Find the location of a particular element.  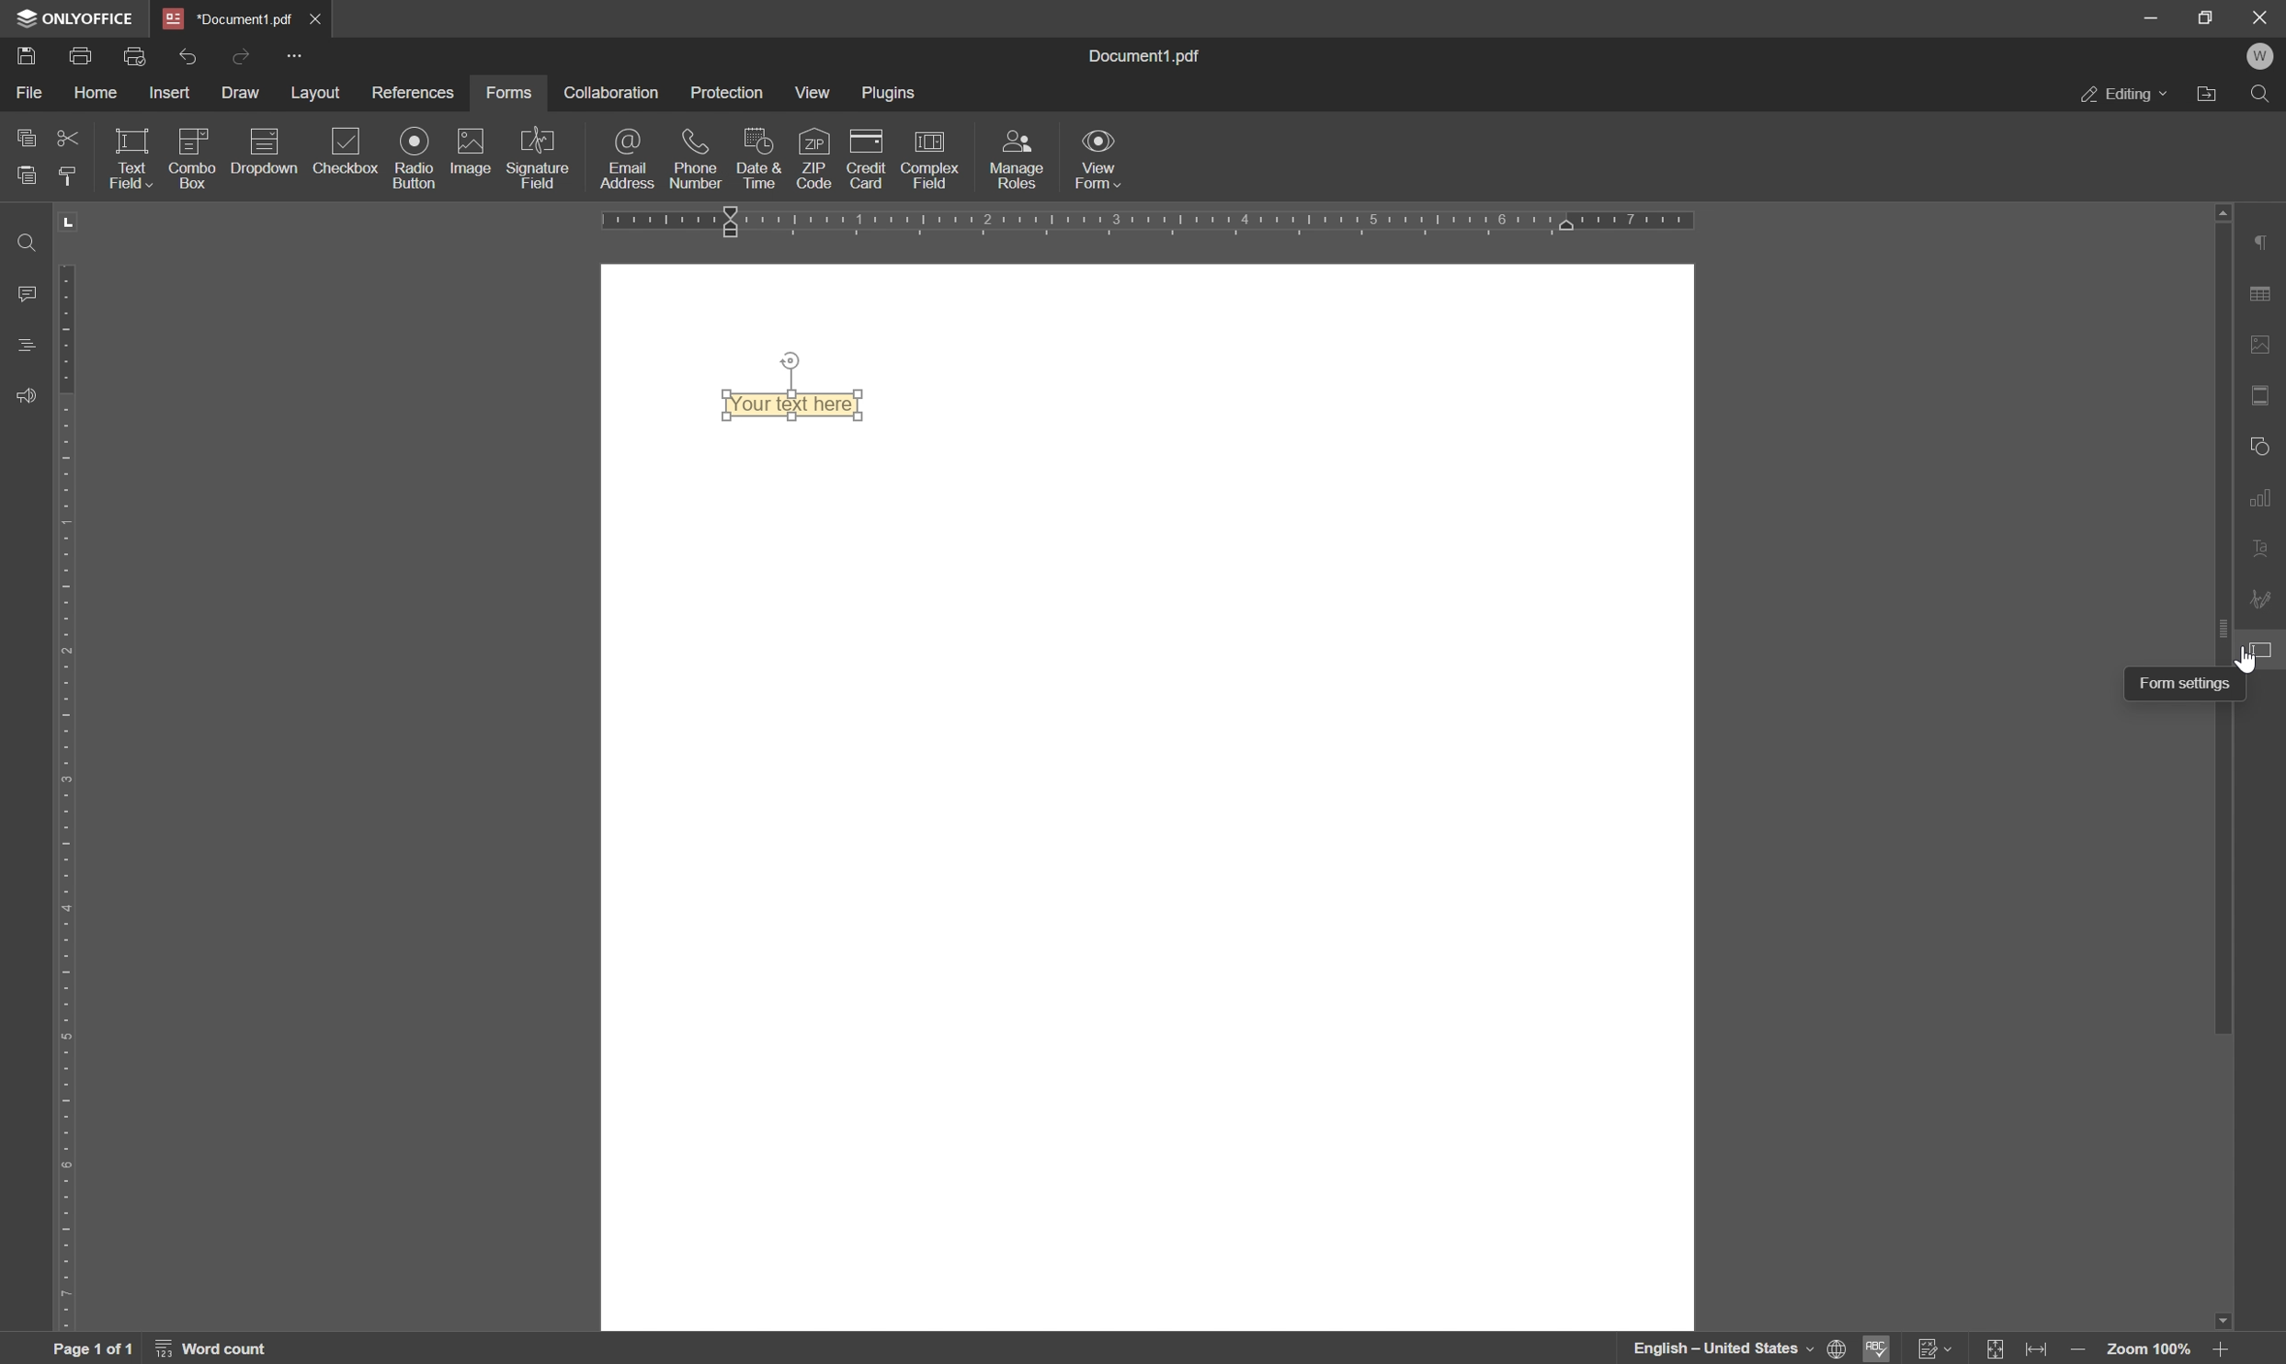

phone number is located at coordinates (699, 157).